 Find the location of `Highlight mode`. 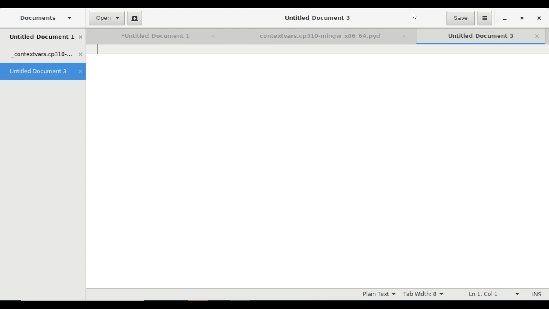

Highlight mode is located at coordinates (379, 294).